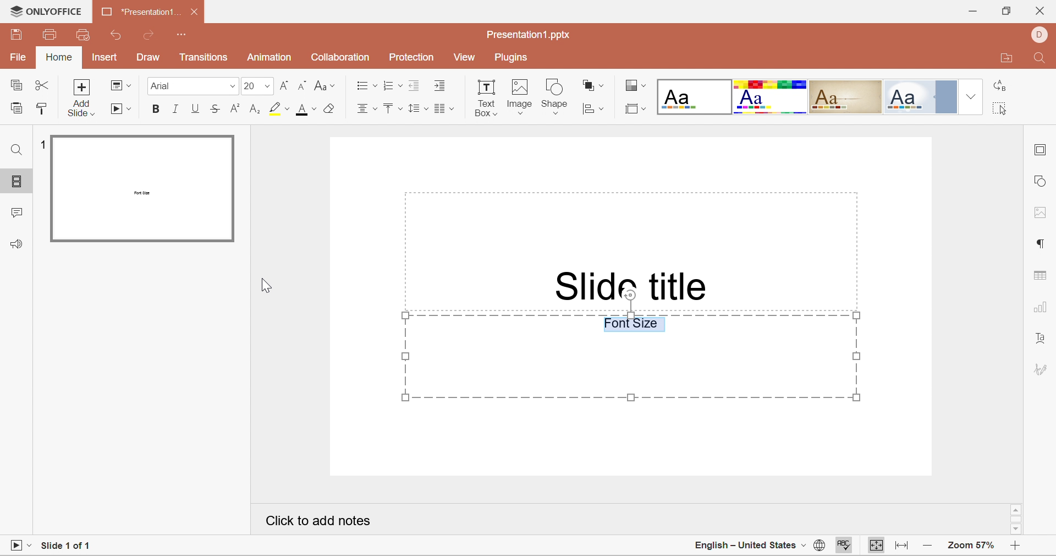 Image resolution: width=1056 pixels, height=556 pixels. What do you see at coordinates (318, 521) in the screenshot?
I see `Click to add notes` at bounding box center [318, 521].